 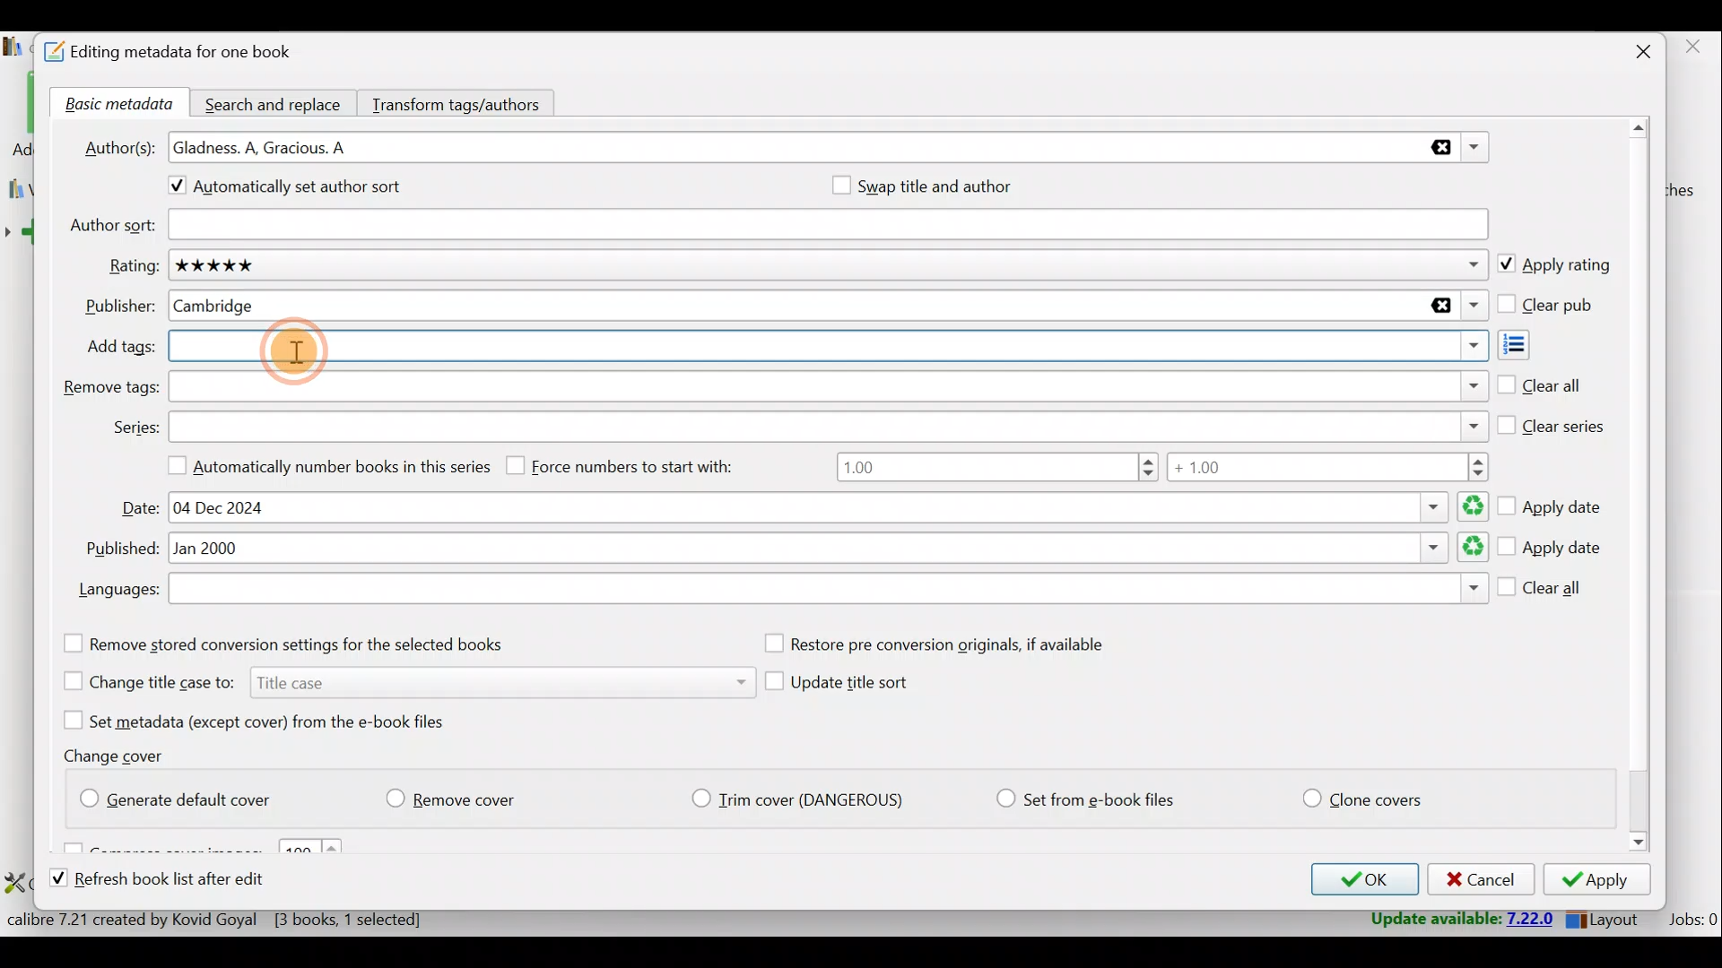 I want to click on Update title sort, so click(x=854, y=686).